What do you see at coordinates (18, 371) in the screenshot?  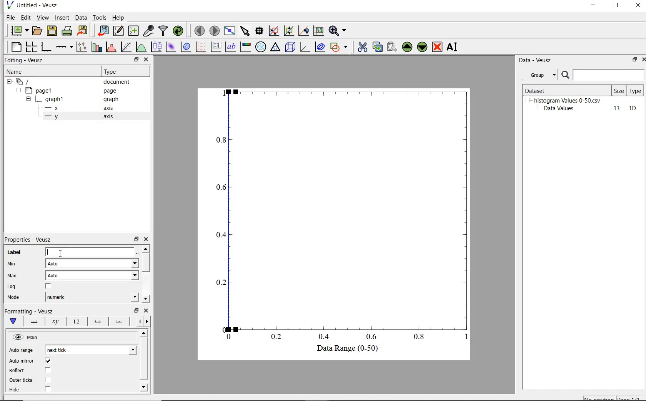 I see ` Reflect` at bounding box center [18, 371].